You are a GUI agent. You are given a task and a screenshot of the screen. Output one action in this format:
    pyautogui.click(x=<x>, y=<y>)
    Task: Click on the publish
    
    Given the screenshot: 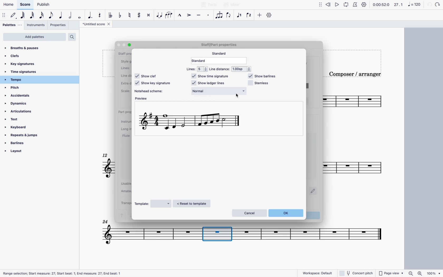 What is the action you would take?
    pyautogui.click(x=43, y=5)
    